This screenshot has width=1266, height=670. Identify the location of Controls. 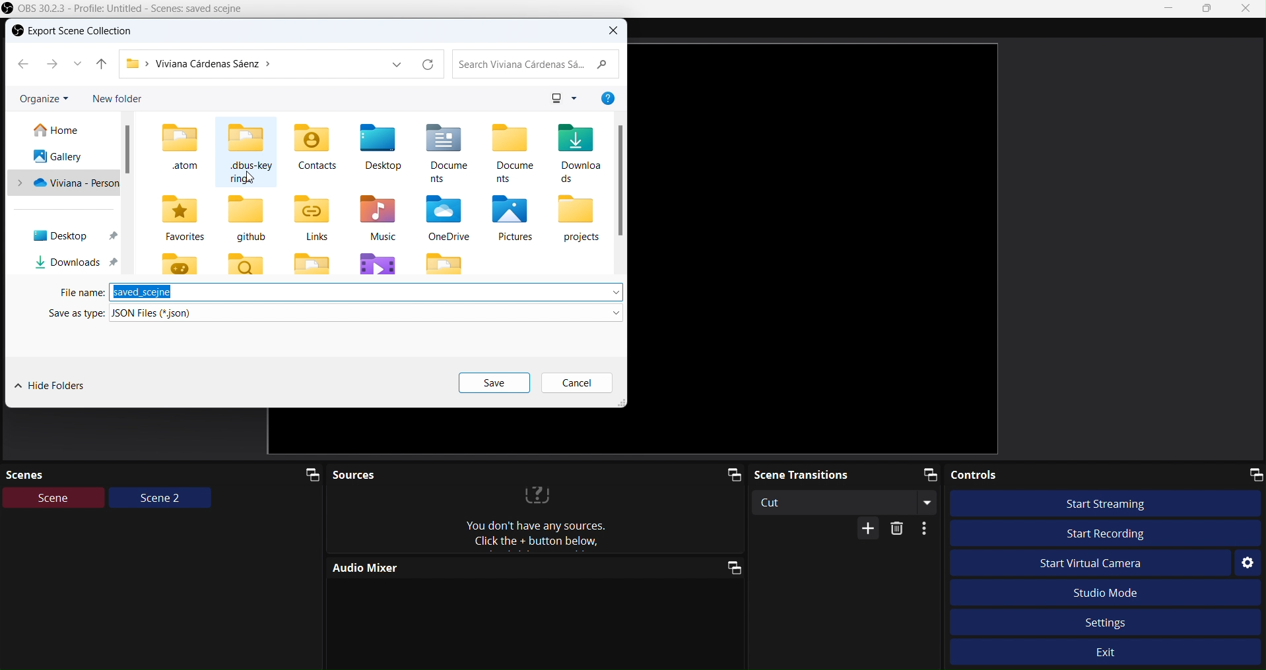
(1107, 475).